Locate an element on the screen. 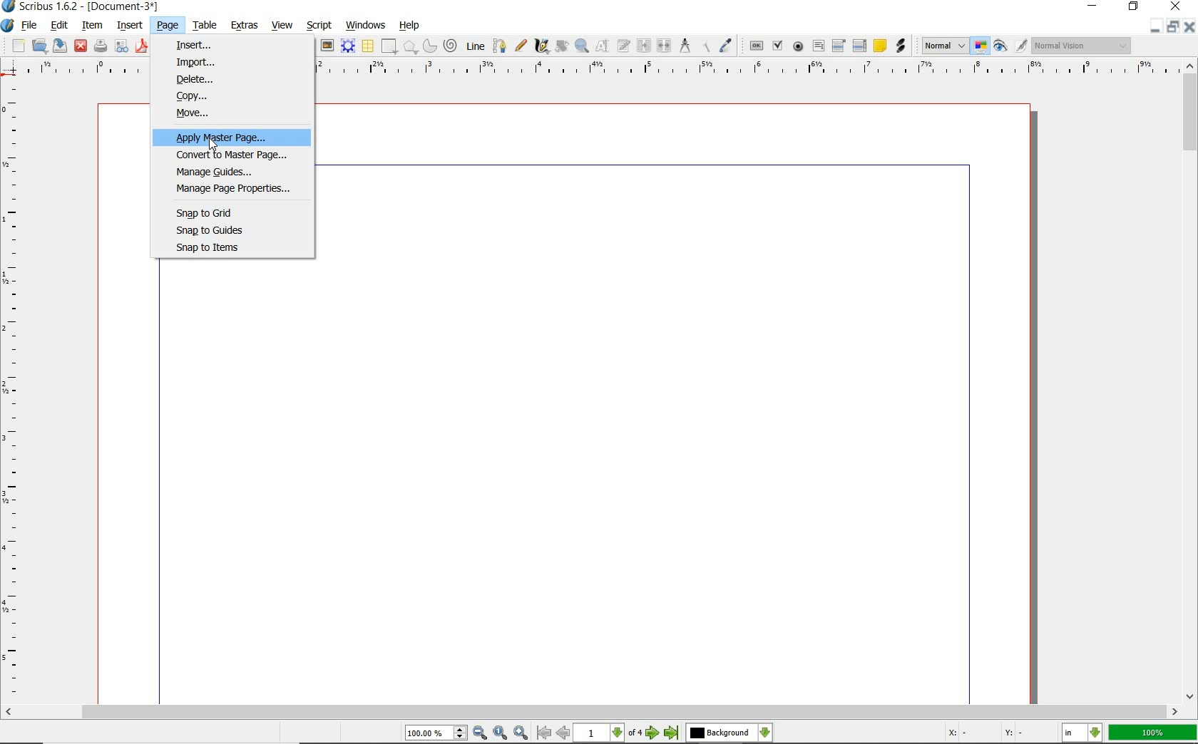  Zoom Out is located at coordinates (479, 733).